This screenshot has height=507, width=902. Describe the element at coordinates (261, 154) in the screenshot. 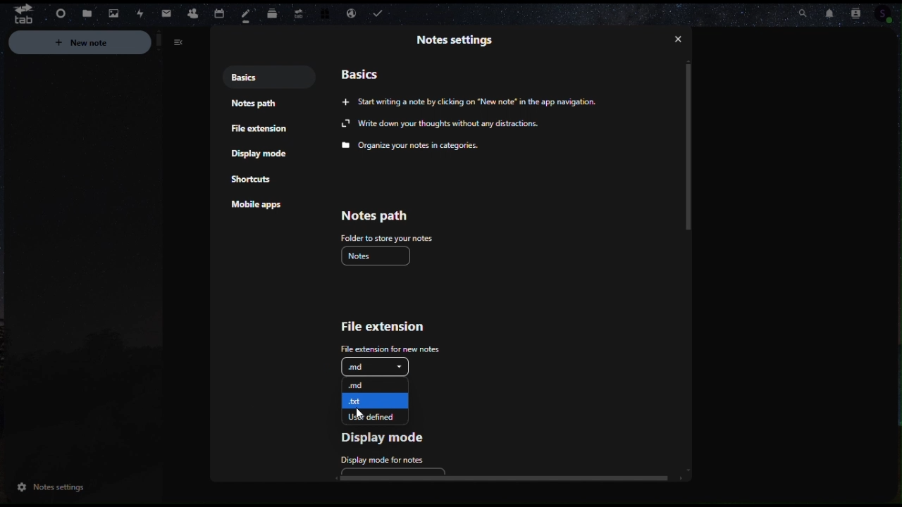

I see `Display mode` at that location.